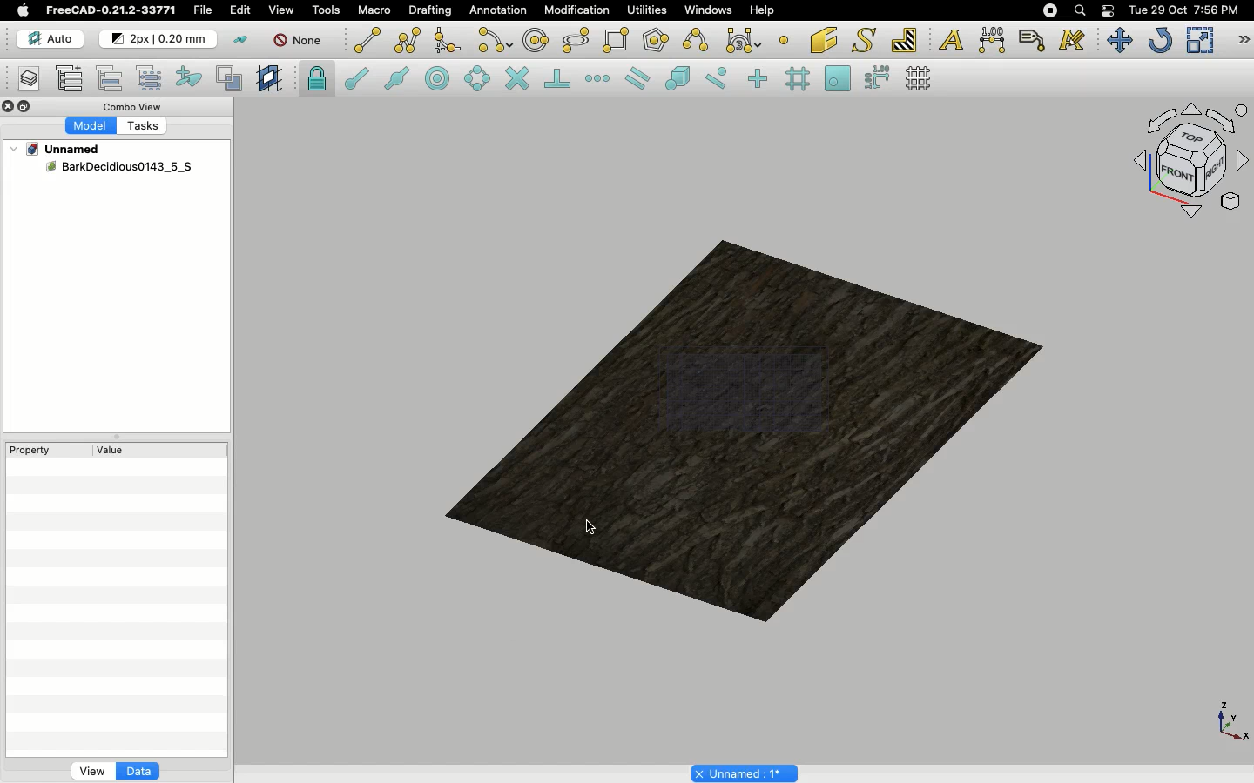 The height and width of the screenshot is (783, 1254). What do you see at coordinates (118, 167) in the screenshot?
I see `Object 1` at bounding box center [118, 167].